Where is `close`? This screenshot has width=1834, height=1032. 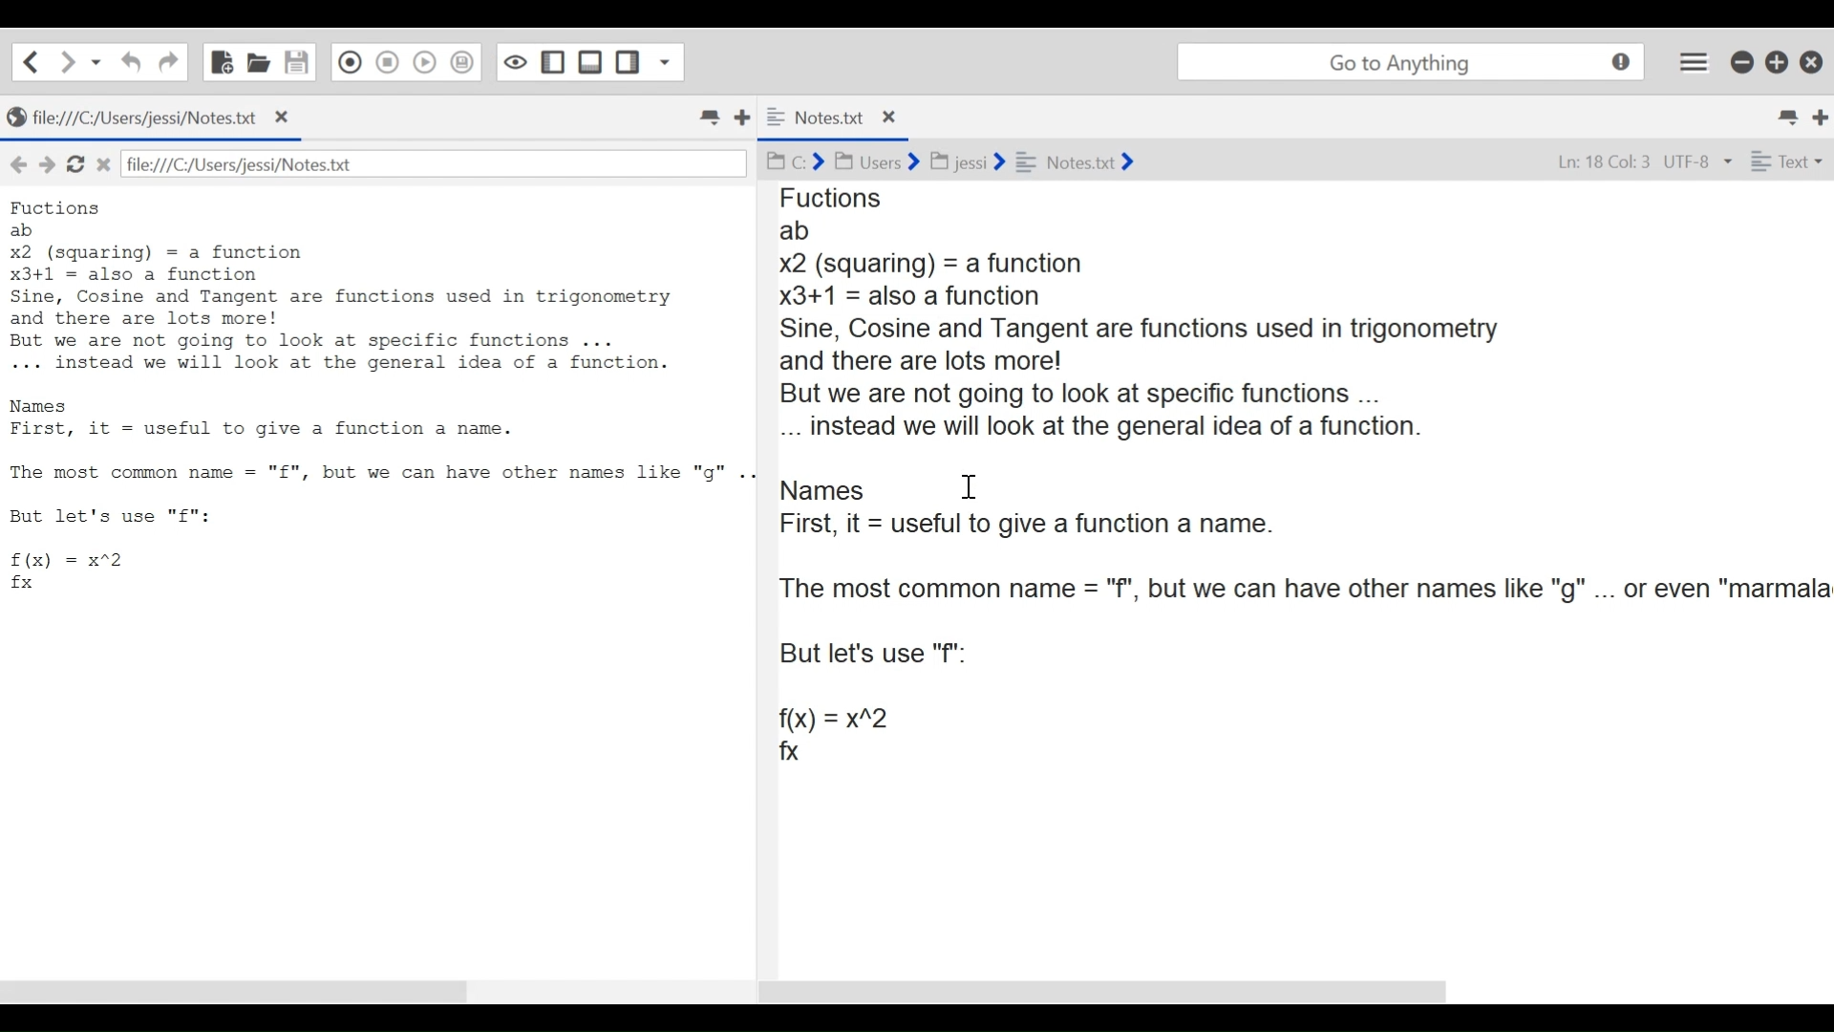 close is located at coordinates (287, 118).